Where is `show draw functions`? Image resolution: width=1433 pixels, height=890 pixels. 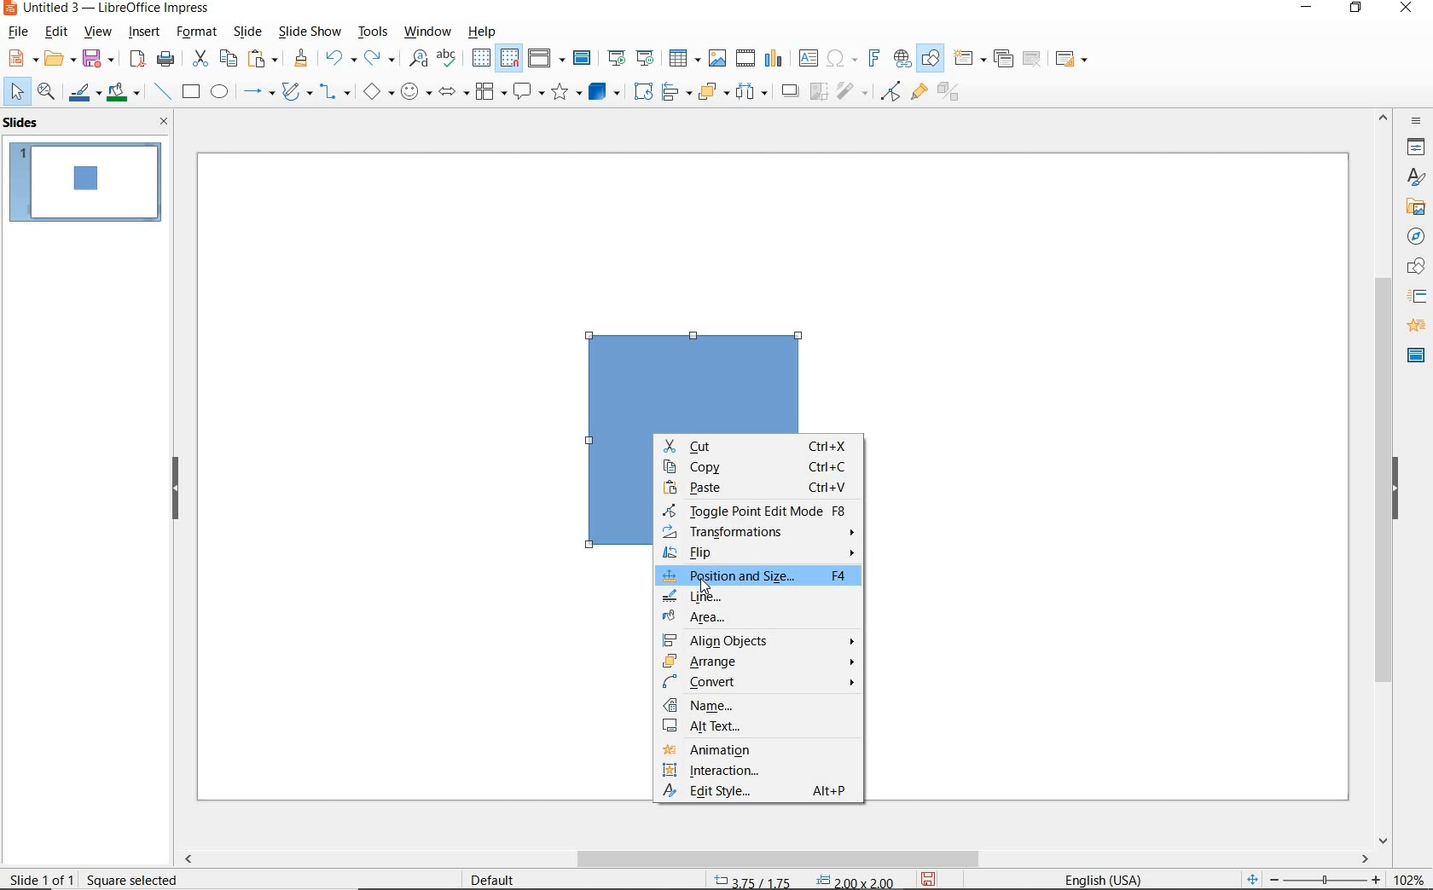 show draw functions is located at coordinates (932, 59).